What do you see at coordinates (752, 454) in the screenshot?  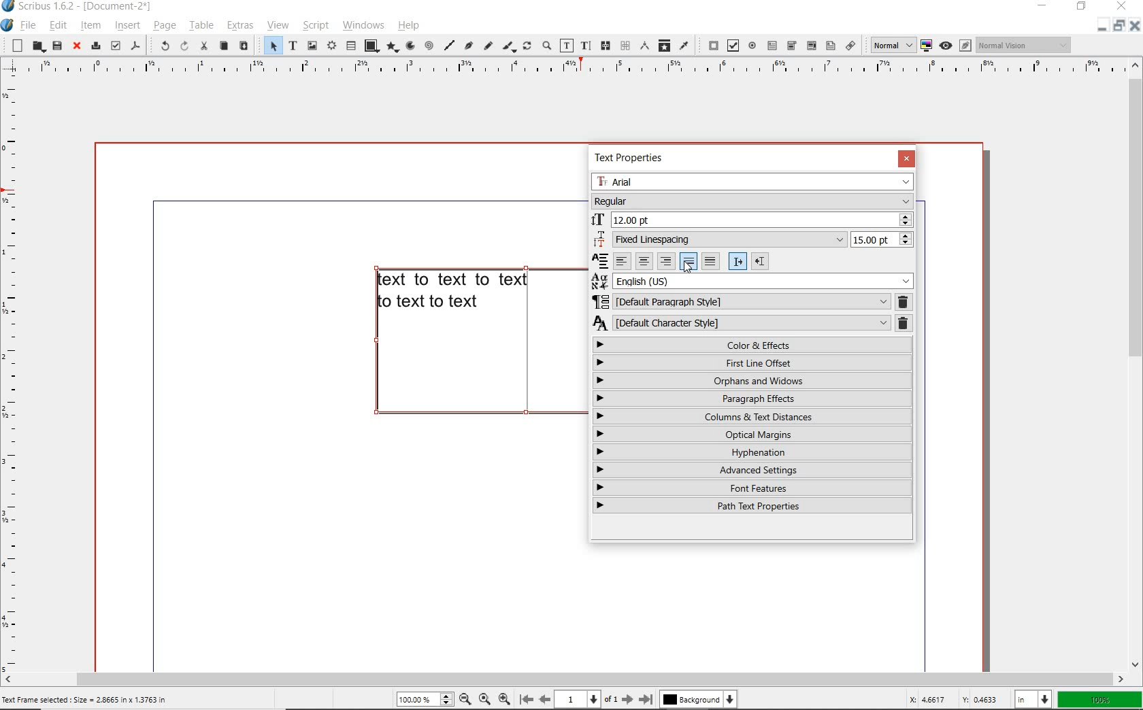 I see `HYPHENATION` at bounding box center [752, 454].